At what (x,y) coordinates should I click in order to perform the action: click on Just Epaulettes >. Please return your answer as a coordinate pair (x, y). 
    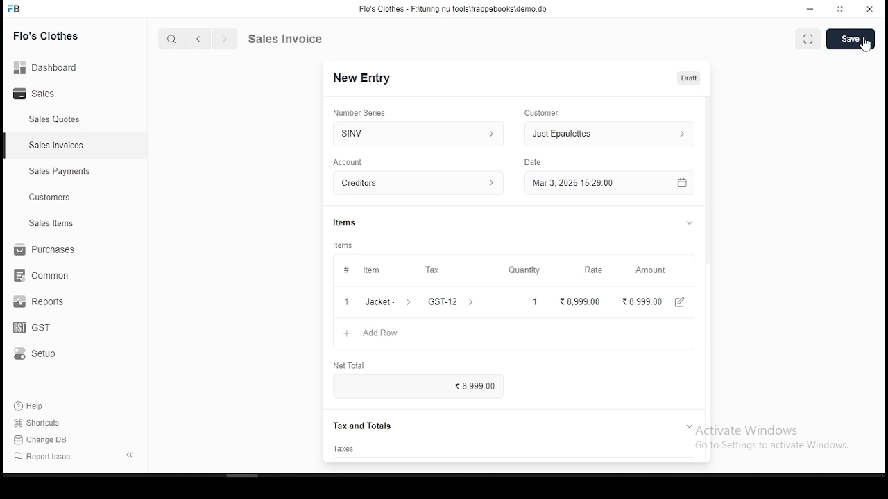
    Looking at the image, I should click on (613, 135).